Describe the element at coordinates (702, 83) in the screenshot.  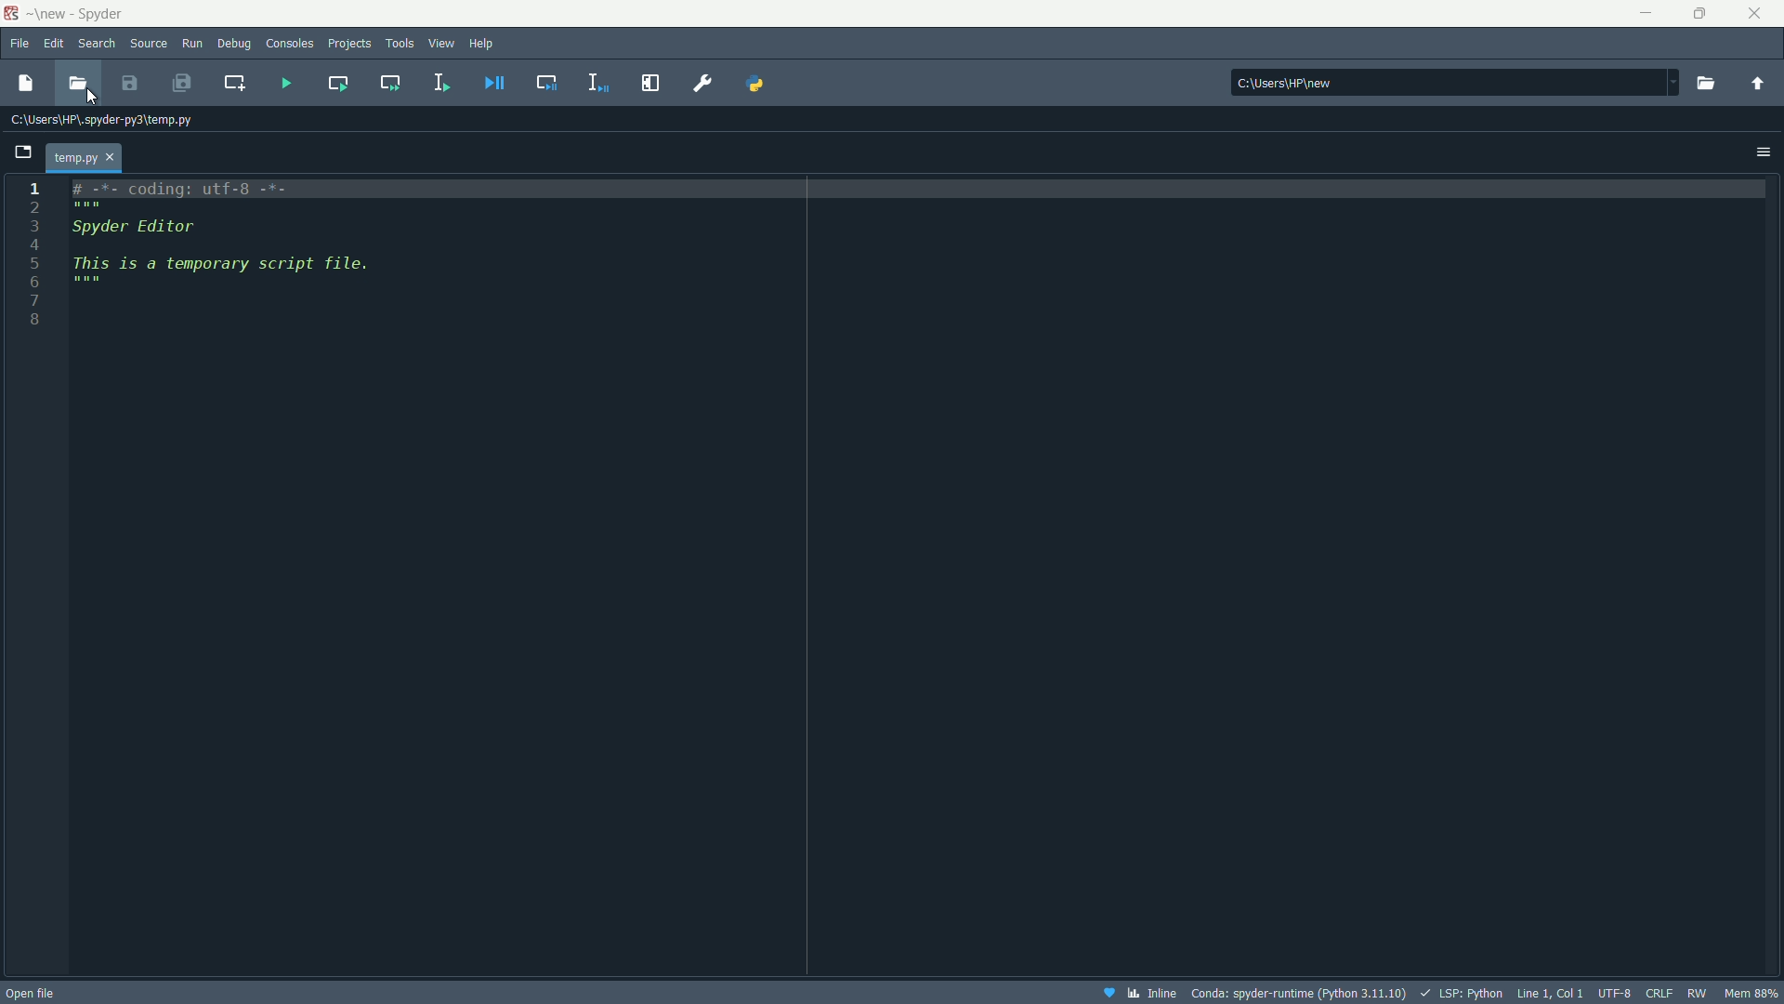
I see `Preferences` at that location.